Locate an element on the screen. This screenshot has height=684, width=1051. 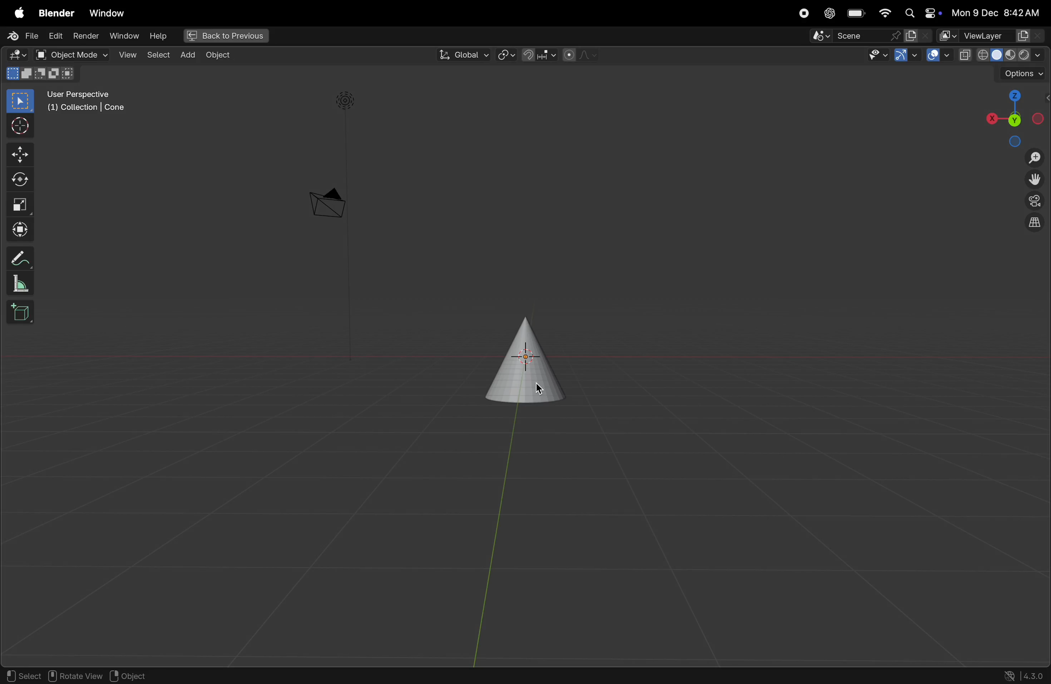
chatgpt is located at coordinates (829, 13).